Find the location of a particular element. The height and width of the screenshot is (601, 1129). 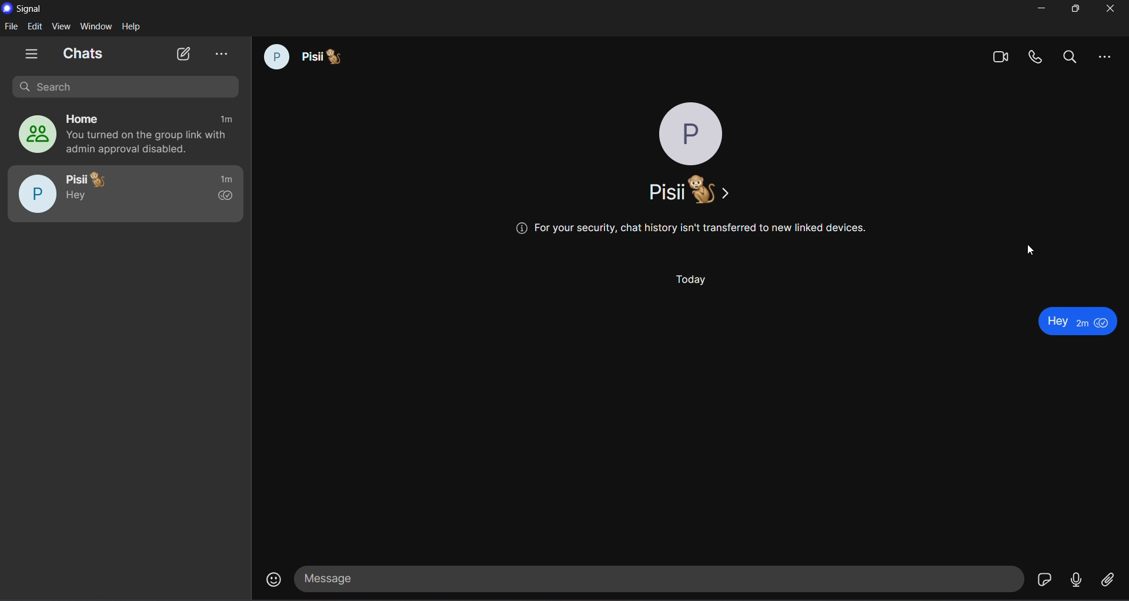

home group chat is located at coordinates (122, 135).